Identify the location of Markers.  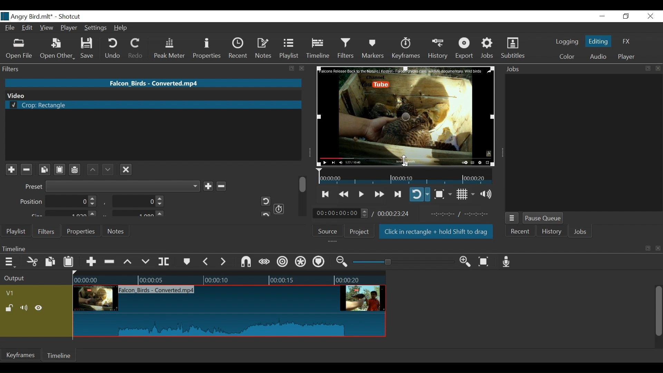
(373, 48).